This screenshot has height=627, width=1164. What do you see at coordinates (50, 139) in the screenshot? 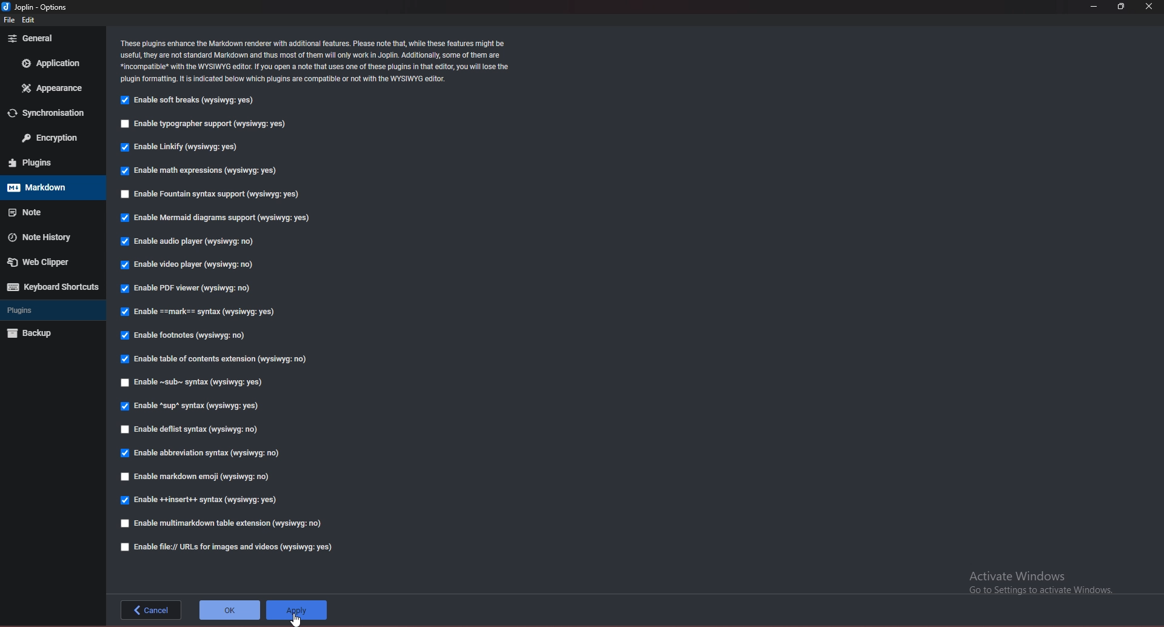
I see `encryption` at bounding box center [50, 139].